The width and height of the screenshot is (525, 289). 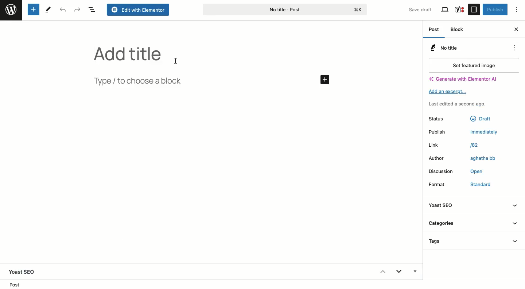 I want to click on Categories, so click(x=474, y=222).